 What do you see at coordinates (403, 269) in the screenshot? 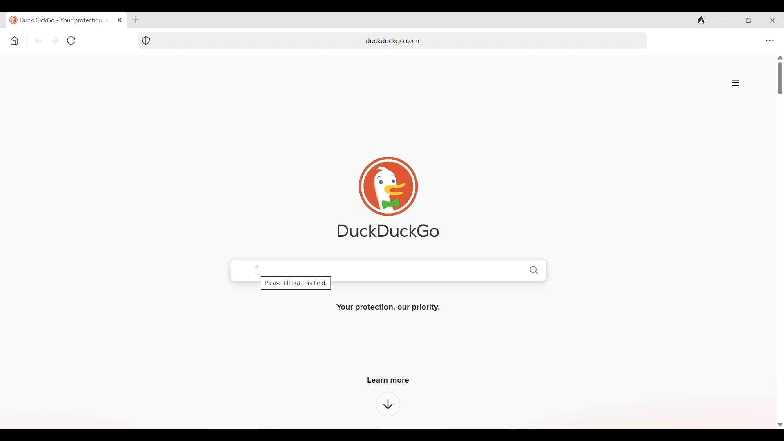
I see `Type in search query` at bounding box center [403, 269].